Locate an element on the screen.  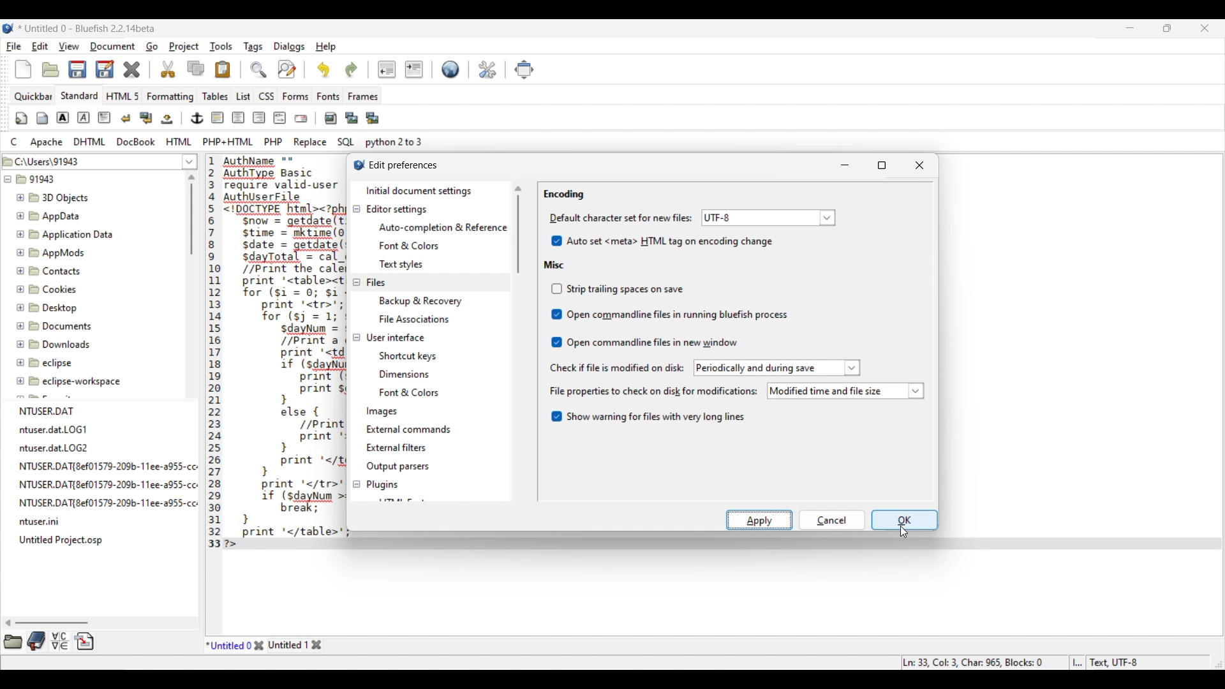
Cut is located at coordinates (168, 69).